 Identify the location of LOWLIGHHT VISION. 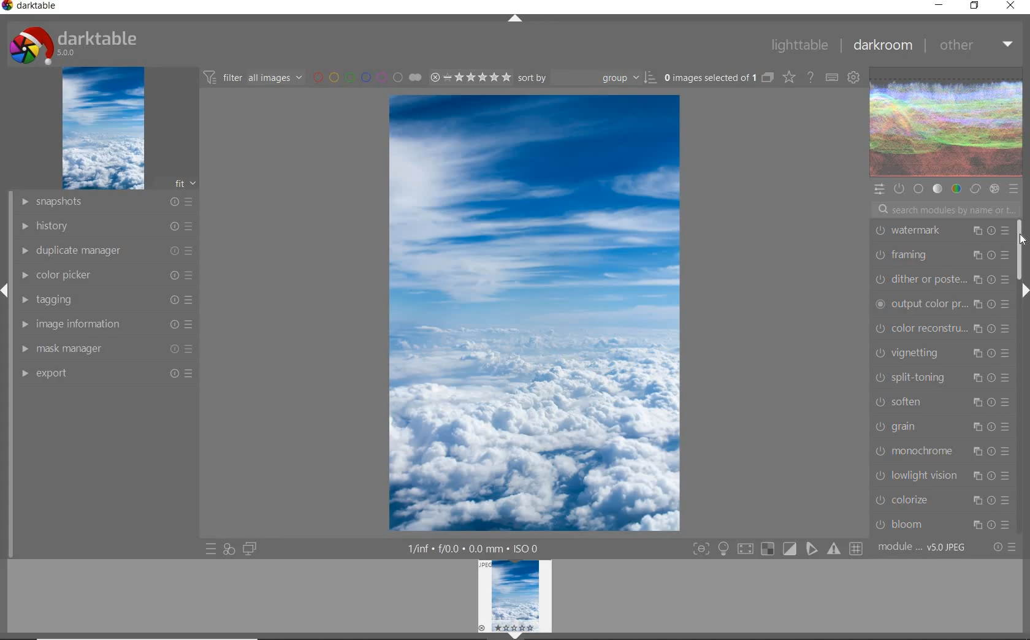
(941, 474).